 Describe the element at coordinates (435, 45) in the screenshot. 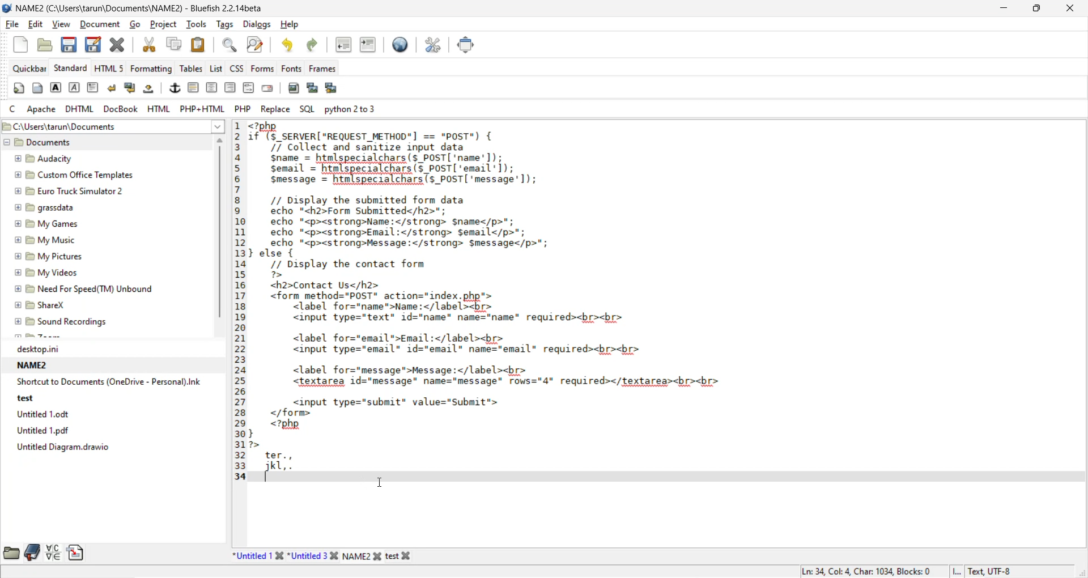

I see `edit preferences` at that location.